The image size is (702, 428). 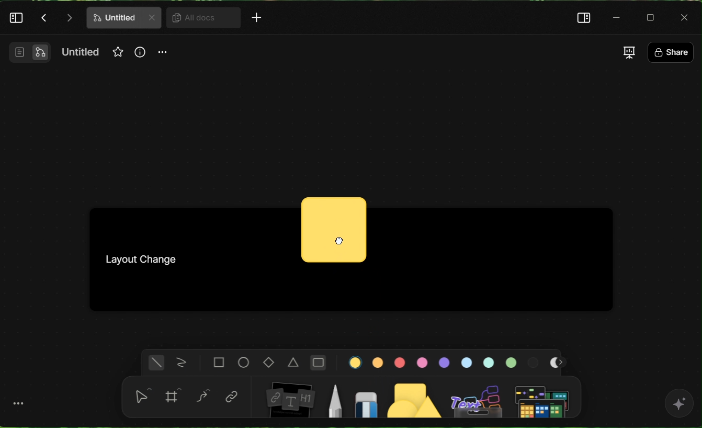 What do you see at coordinates (18, 403) in the screenshot?
I see `more` at bounding box center [18, 403].